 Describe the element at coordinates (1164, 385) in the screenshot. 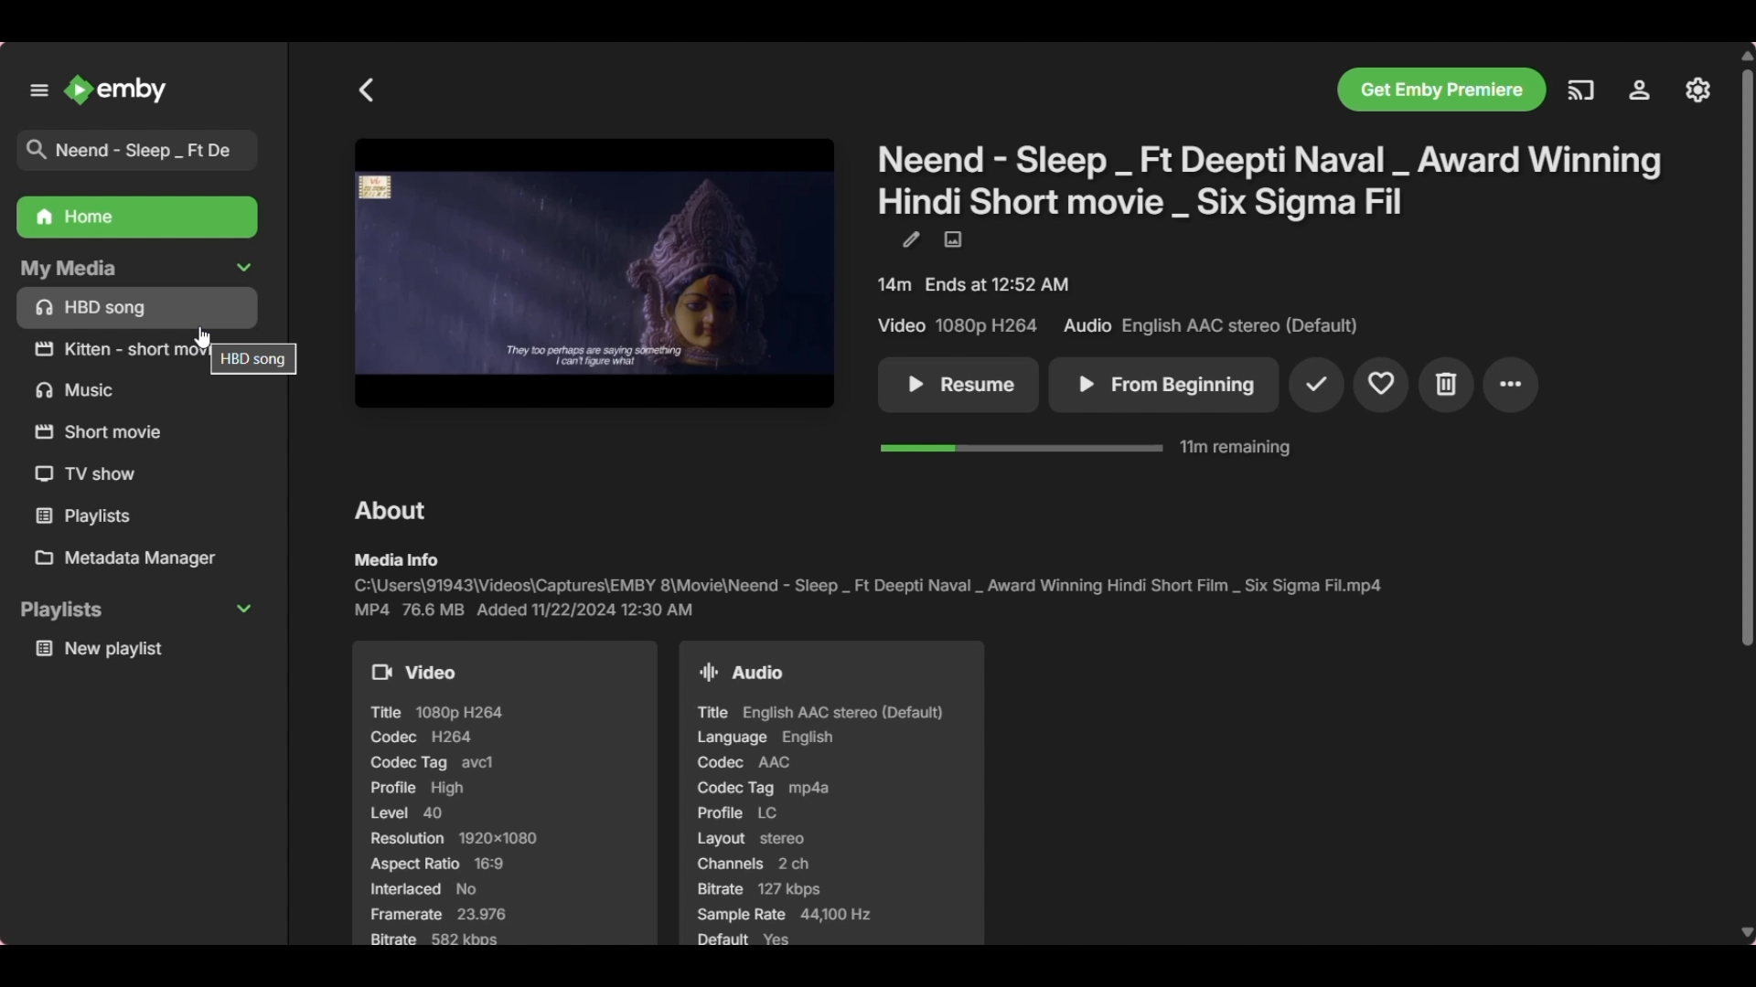

I see `Play movie from beginning ` at that location.